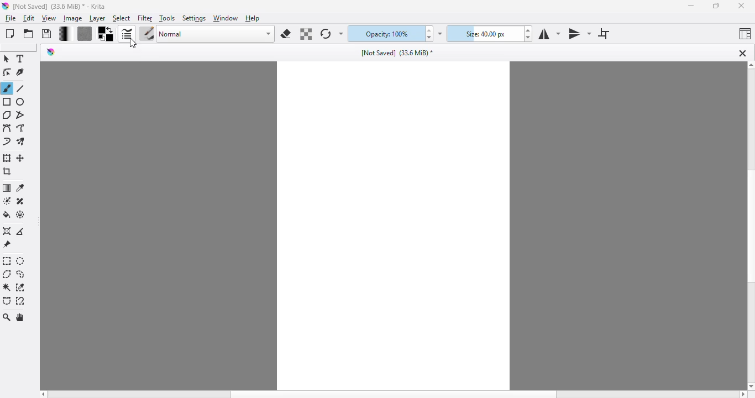 Image resolution: width=755 pixels, height=398 pixels. What do you see at coordinates (22, 114) in the screenshot?
I see `polyline tool` at bounding box center [22, 114].